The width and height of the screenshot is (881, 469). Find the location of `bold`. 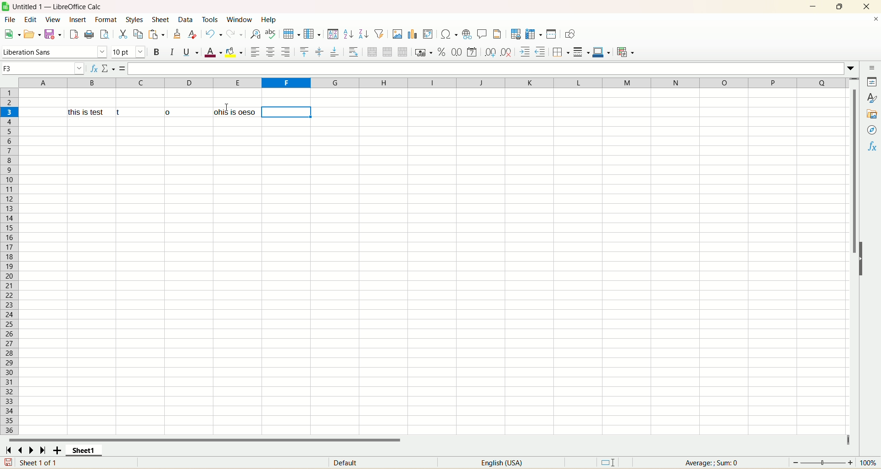

bold is located at coordinates (158, 52).